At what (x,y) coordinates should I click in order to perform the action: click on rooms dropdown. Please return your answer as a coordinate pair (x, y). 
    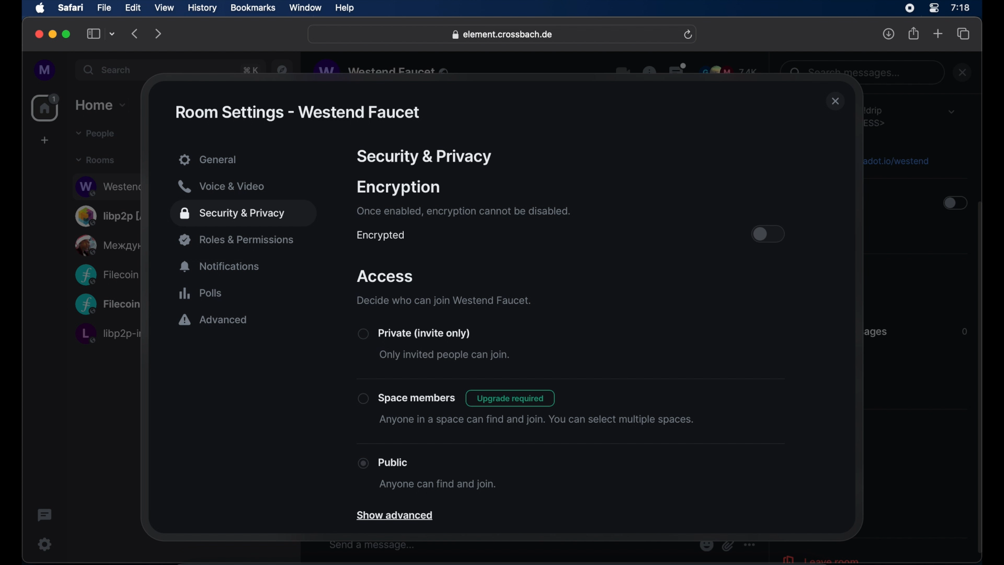
    Looking at the image, I should click on (96, 160).